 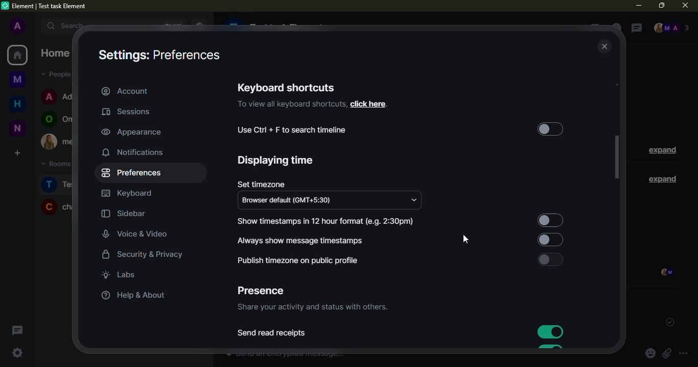 I want to click on enable, so click(x=549, y=217).